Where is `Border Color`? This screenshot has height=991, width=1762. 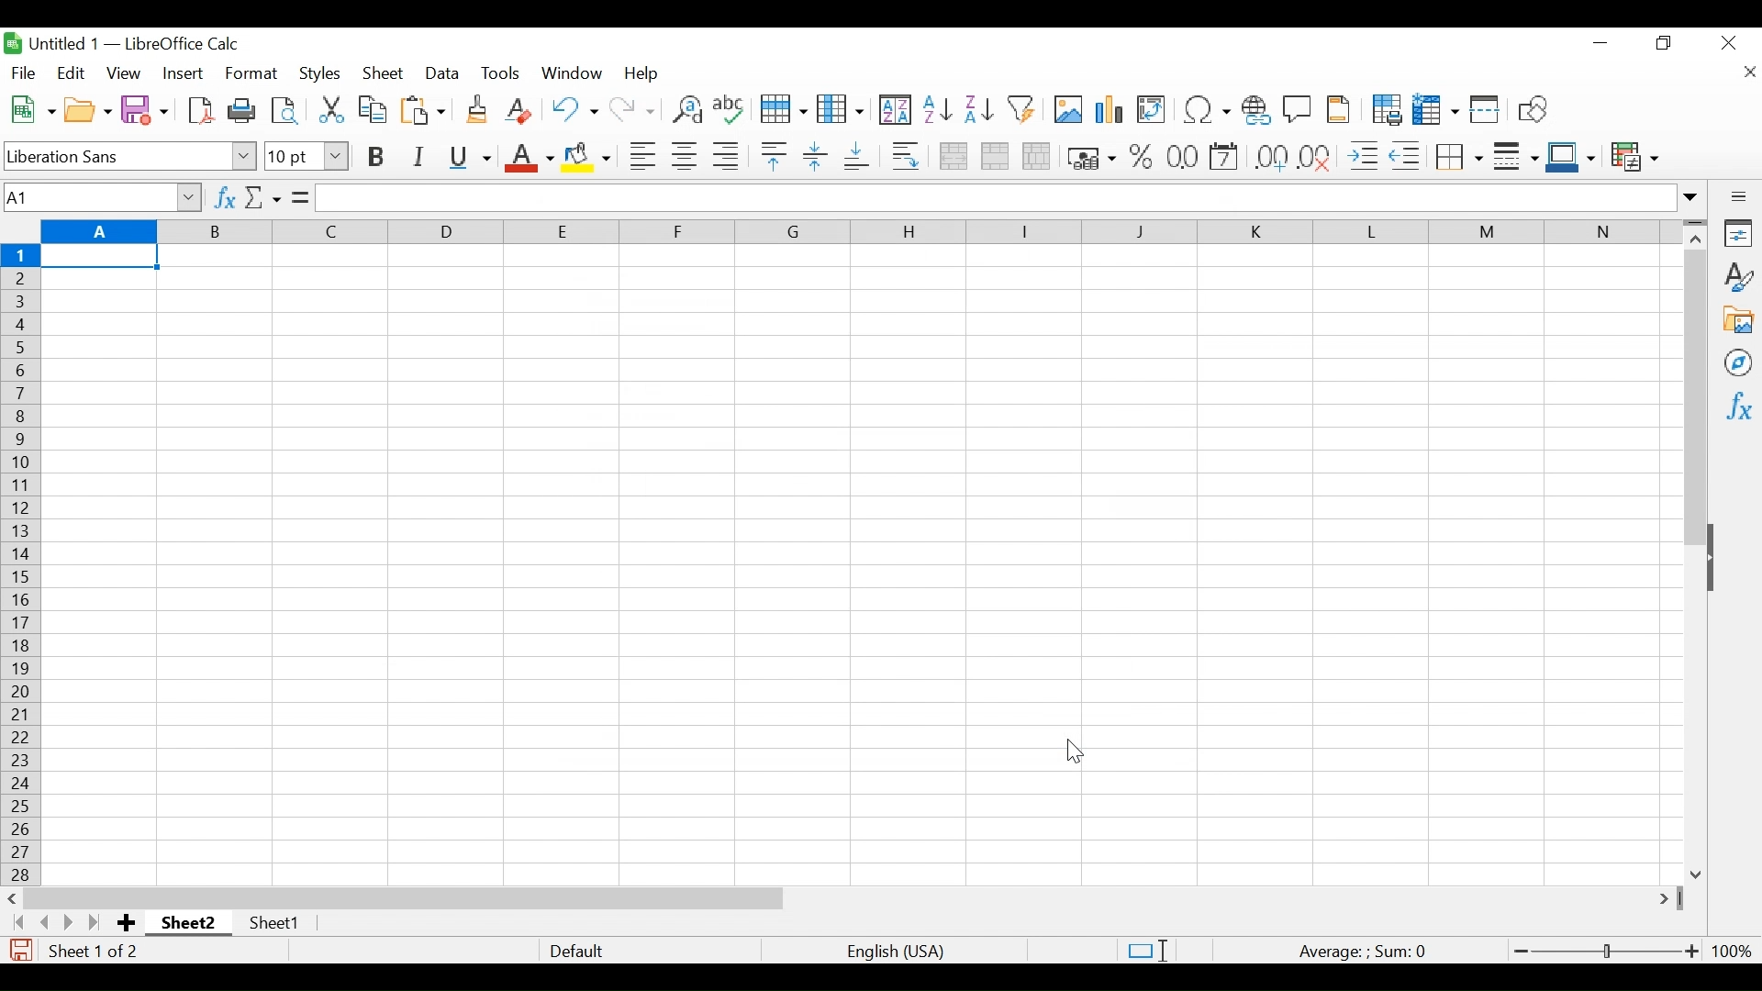
Border Color is located at coordinates (1571, 158).